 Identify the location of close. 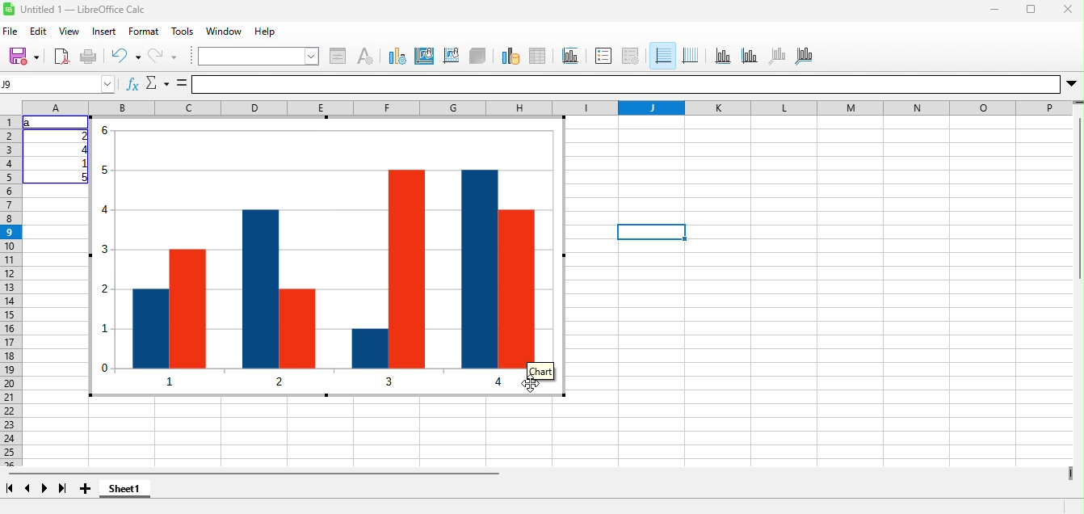
(1068, 9).